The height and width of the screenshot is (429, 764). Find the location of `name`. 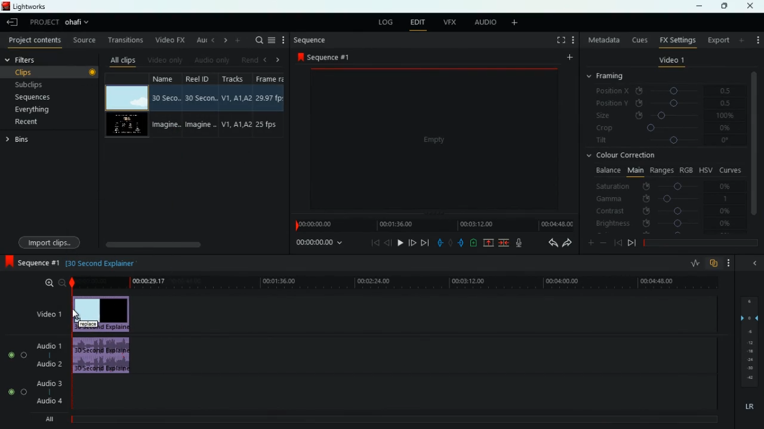

name is located at coordinates (168, 80).